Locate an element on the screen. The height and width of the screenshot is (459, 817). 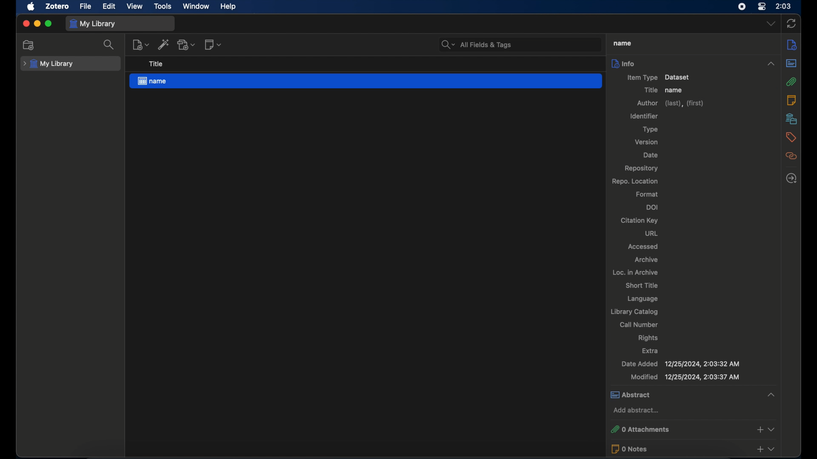
rights is located at coordinates (648, 338).